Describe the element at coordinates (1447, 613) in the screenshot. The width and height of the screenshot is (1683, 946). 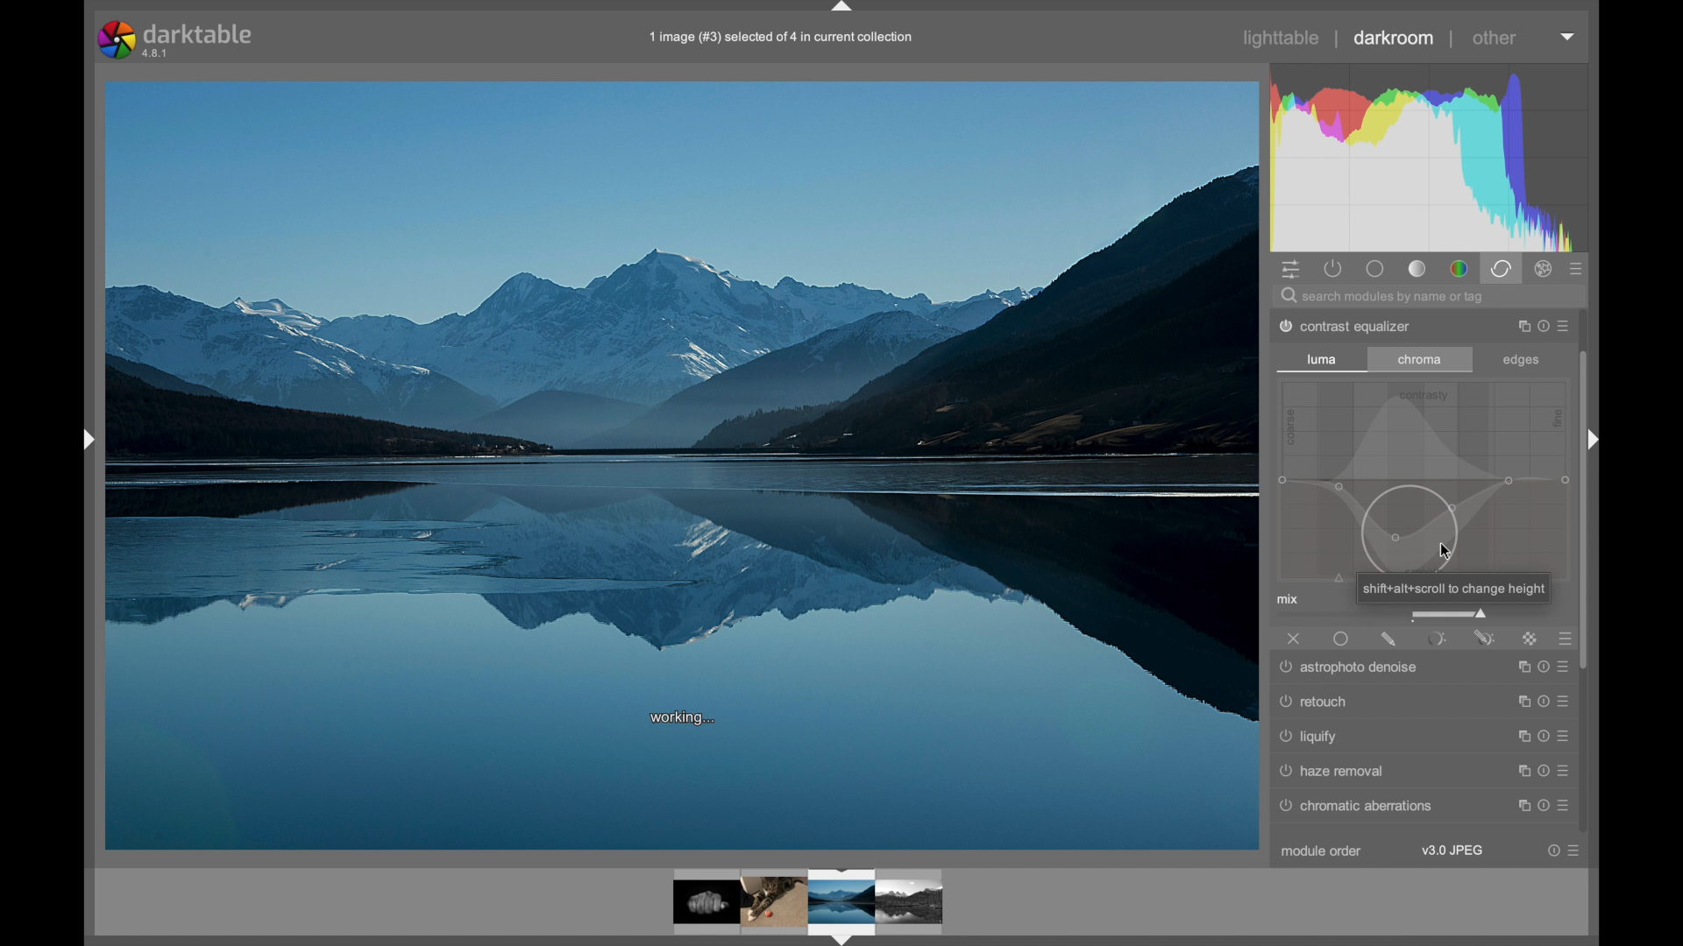
I see `slider` at that location.